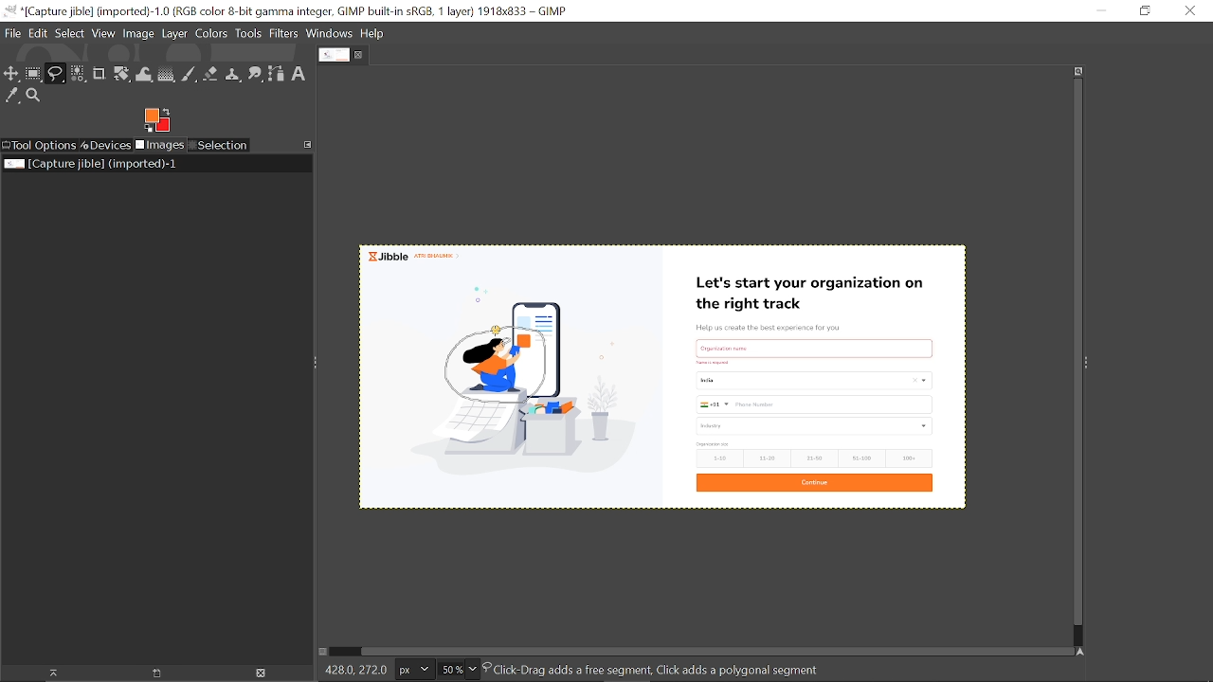 The width and height of the screenshot is (1213, 682). I want to click on Access this tab, so click(309, 144).